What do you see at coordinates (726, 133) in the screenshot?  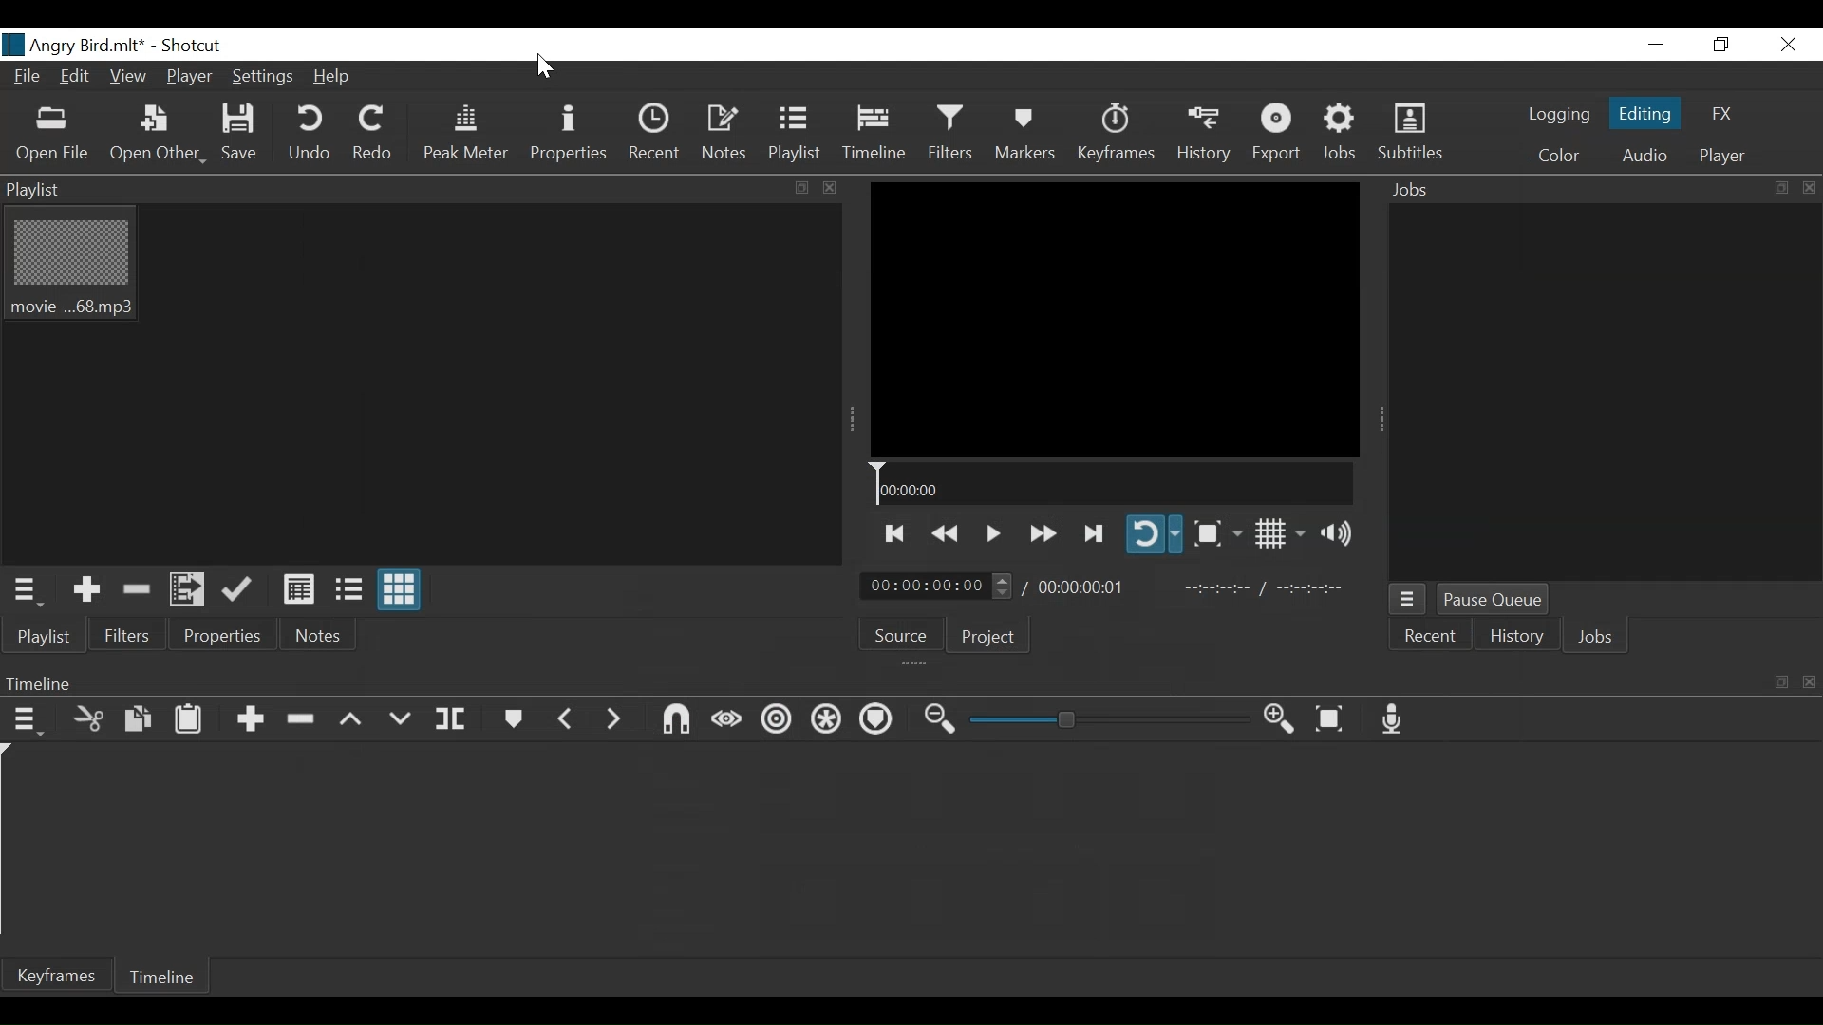 I see `Notes` at bounding box center [726, 133].